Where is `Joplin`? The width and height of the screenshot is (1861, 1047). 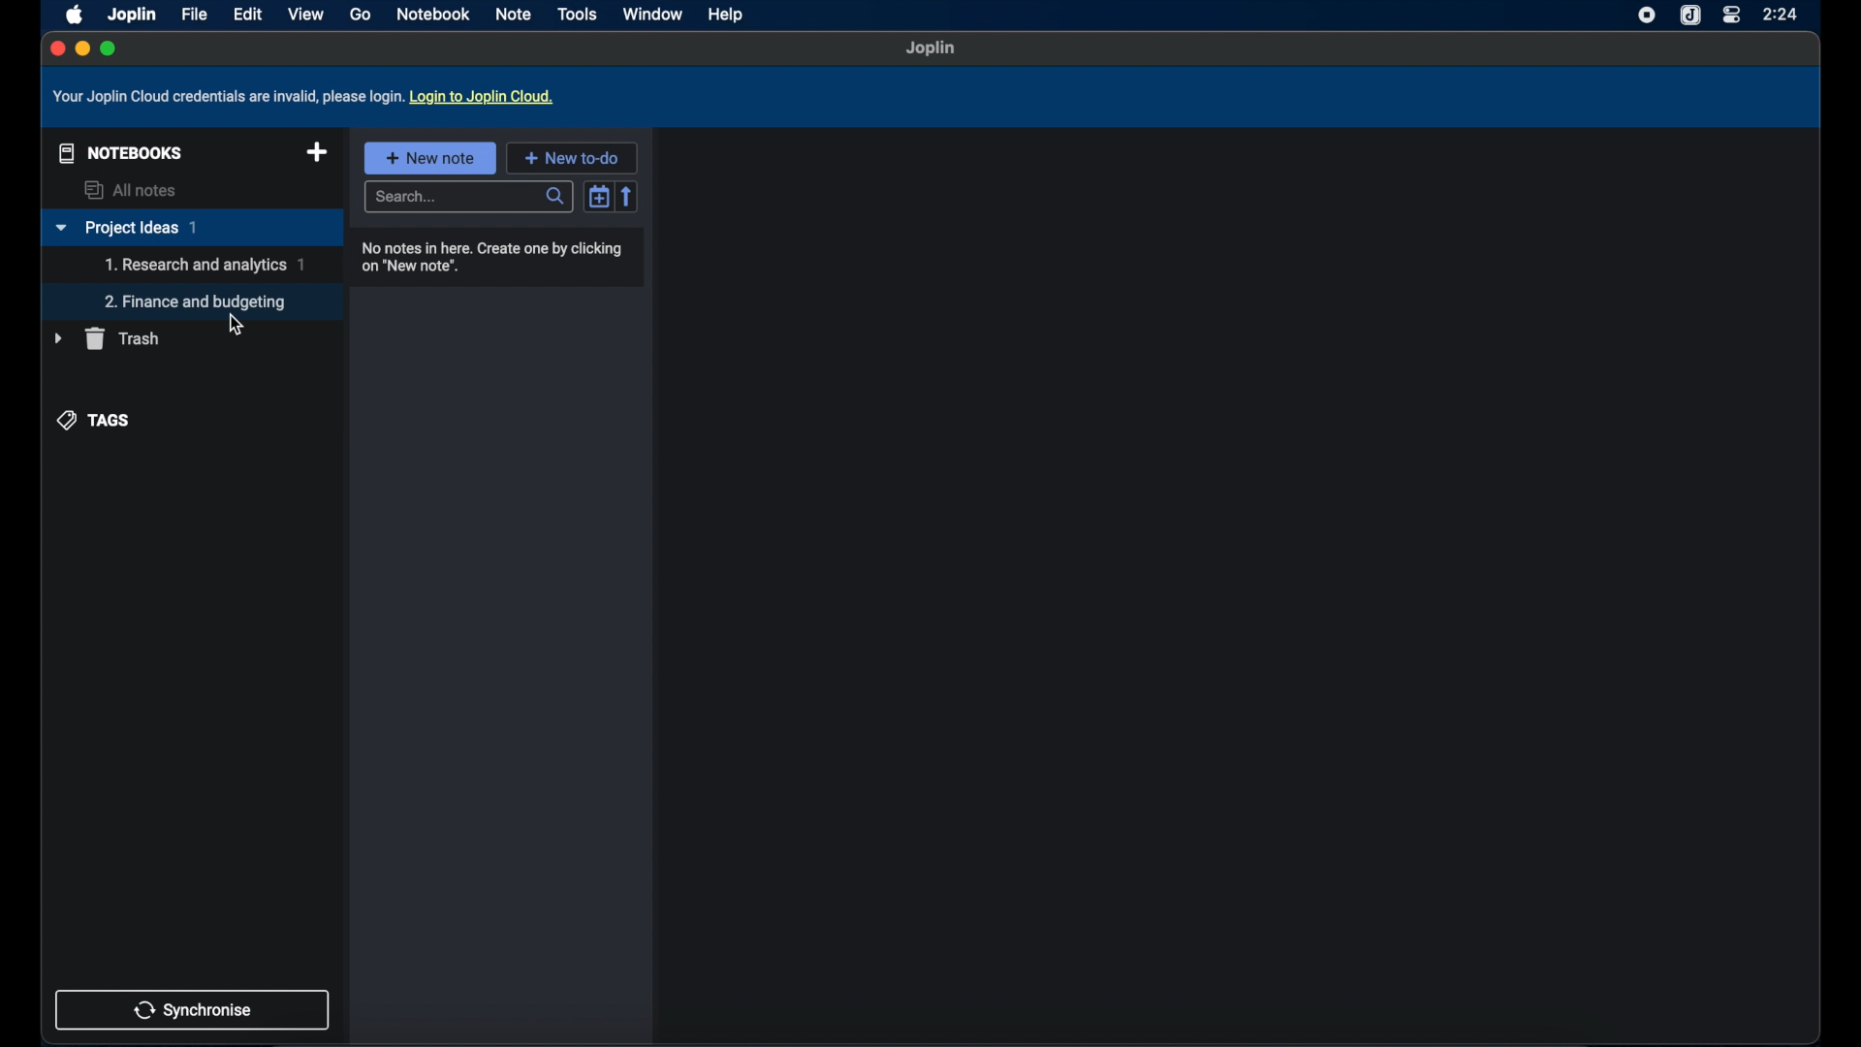
Joplin is located at coordinates (931, 49).